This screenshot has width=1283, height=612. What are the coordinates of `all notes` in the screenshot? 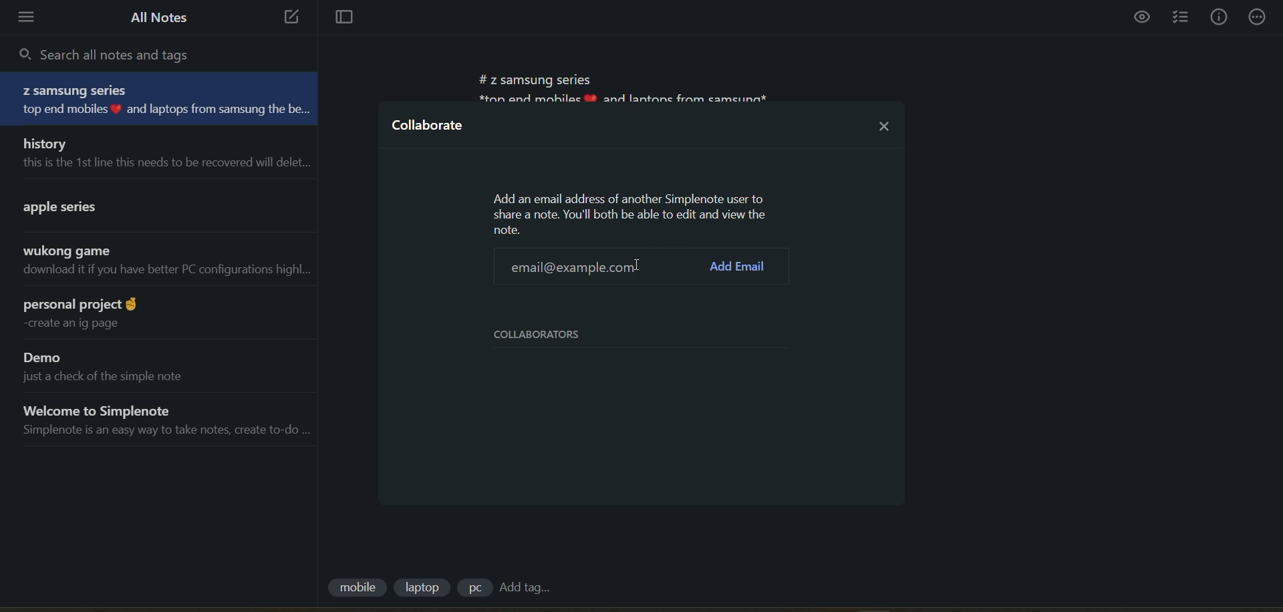 It's located at (160, 17).